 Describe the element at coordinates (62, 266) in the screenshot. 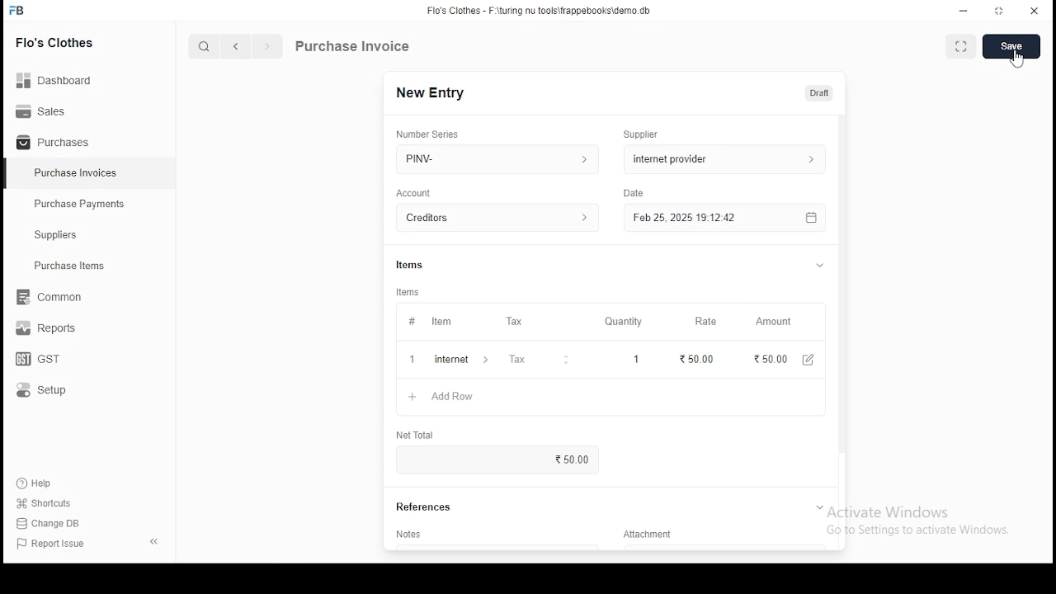

I see `Purchase ltems` at that location.